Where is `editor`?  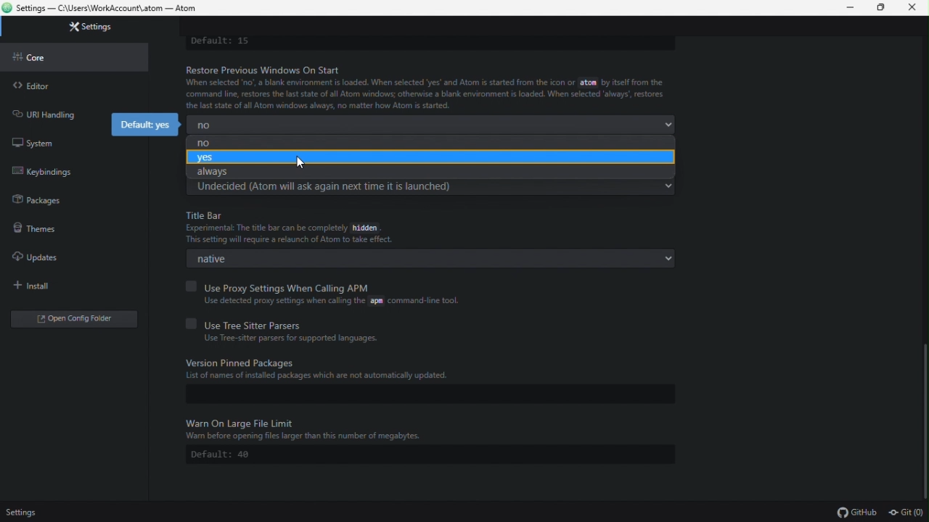
editor is located at coordinates (70, 86).